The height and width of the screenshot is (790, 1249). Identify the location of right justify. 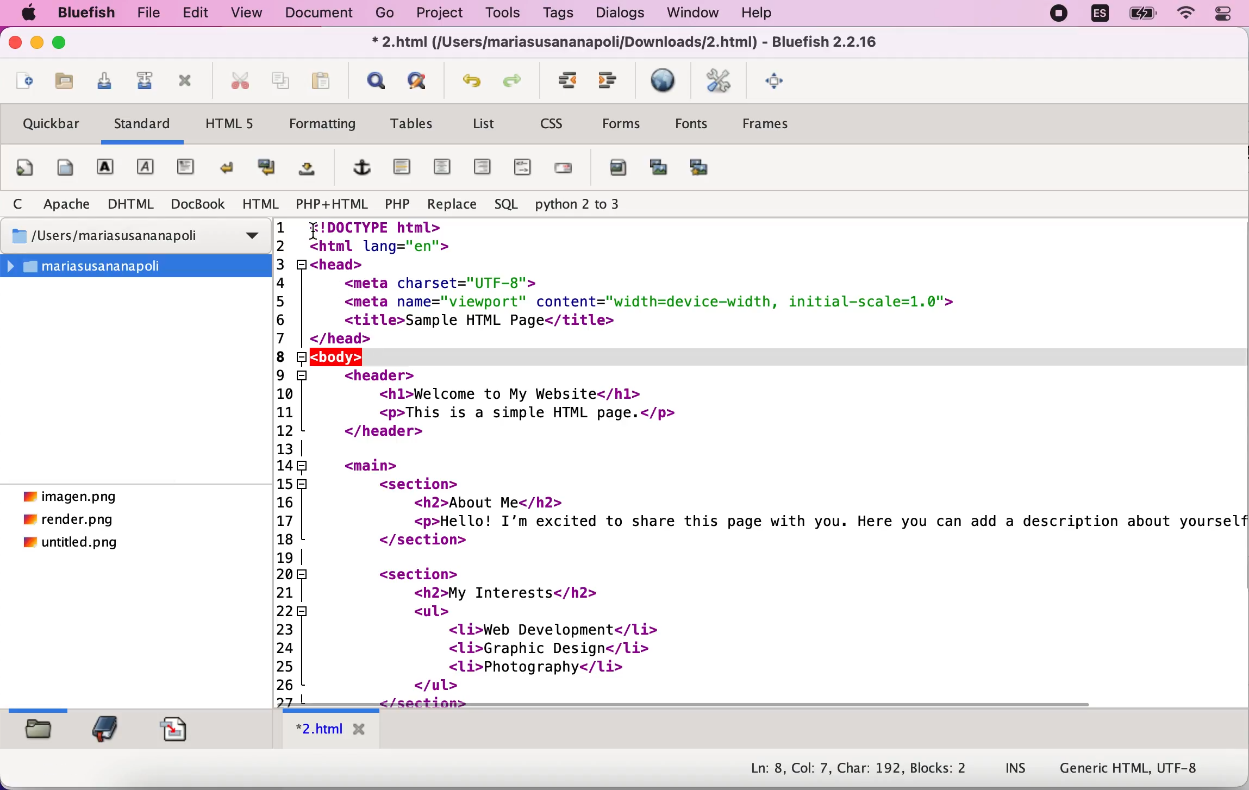
(483, 171).